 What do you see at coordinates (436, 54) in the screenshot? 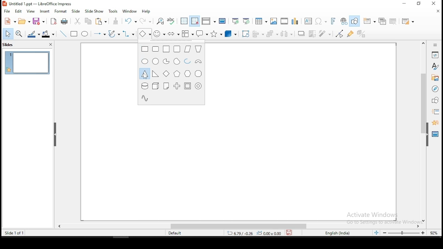
I see `properties` at bounding box center [436, 54].